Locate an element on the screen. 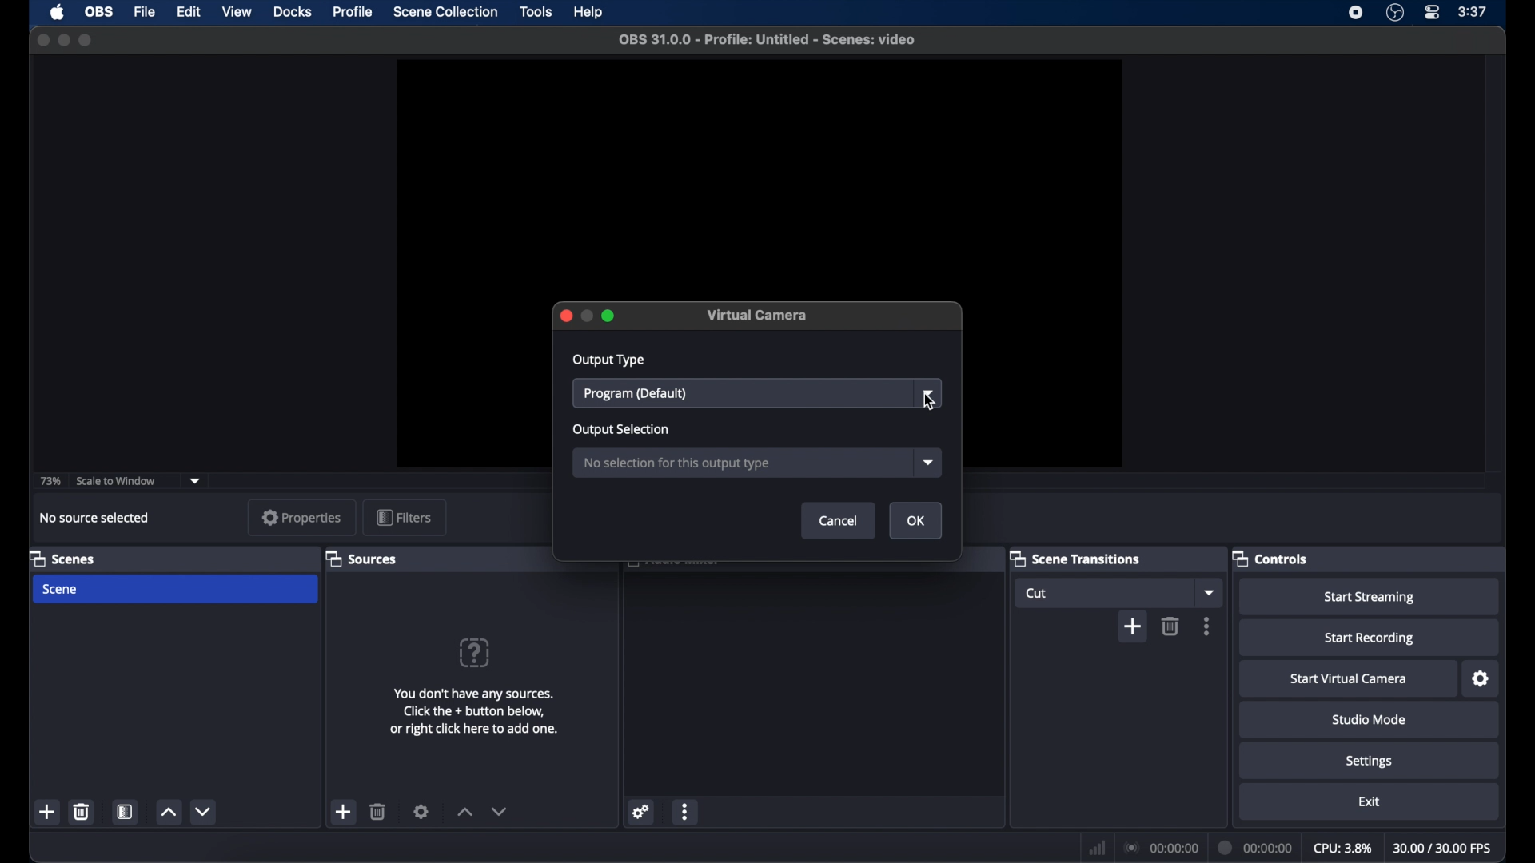 The width and height of the screenshot is (1535, 863). add is located at coordinates (48, 813).